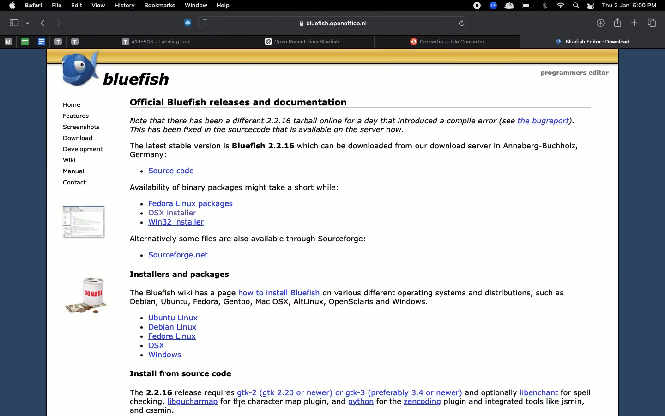 This screenshot has width=665, height=416. I want to click on download, so click(598, 22).